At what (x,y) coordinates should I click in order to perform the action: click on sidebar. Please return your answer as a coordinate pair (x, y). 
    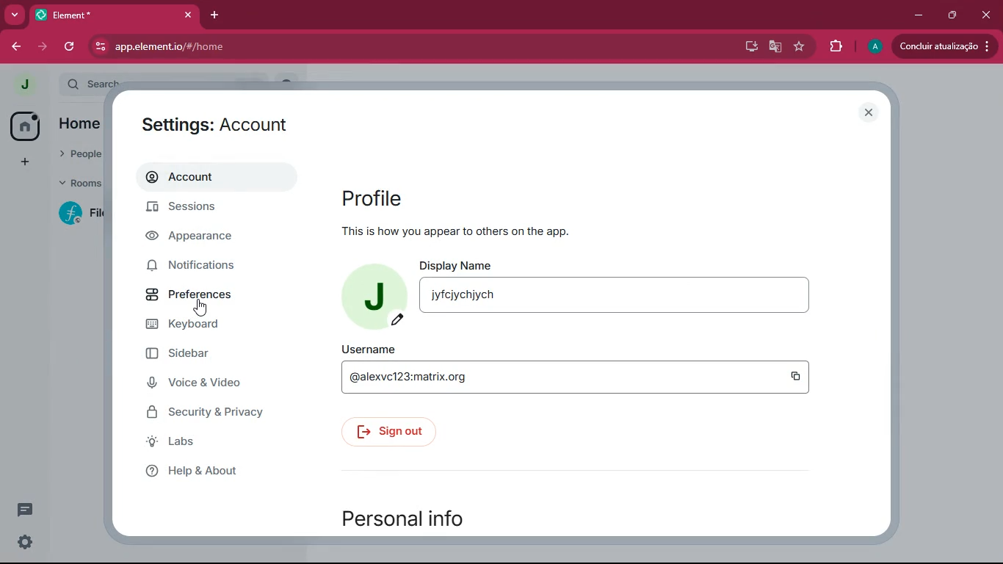
    Looking at the image, I should click on (204, 354).